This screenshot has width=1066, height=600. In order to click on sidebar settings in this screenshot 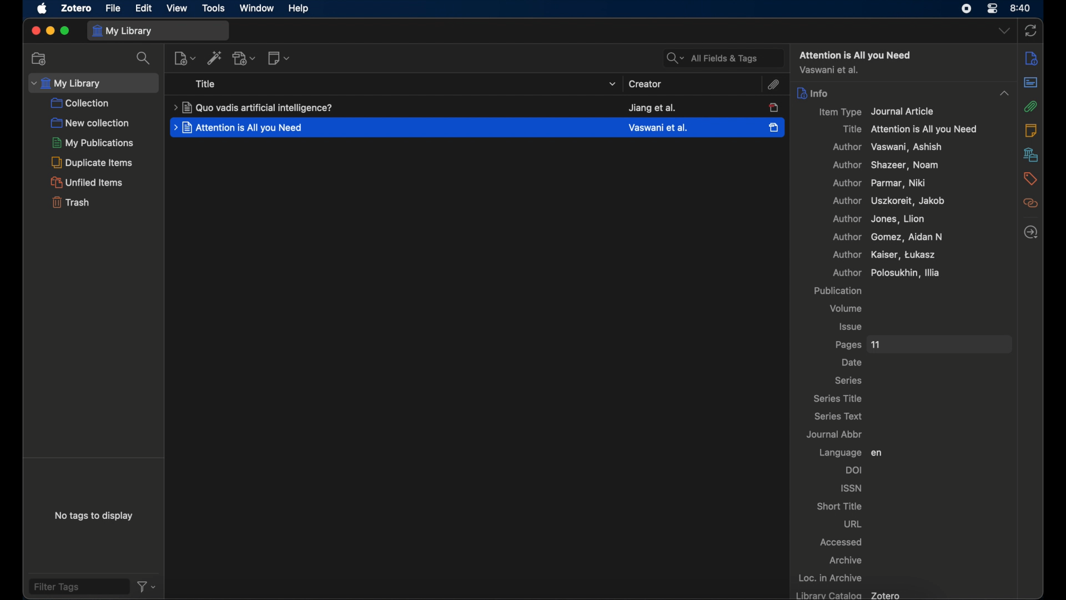, I will do `click(1031, 58)`.